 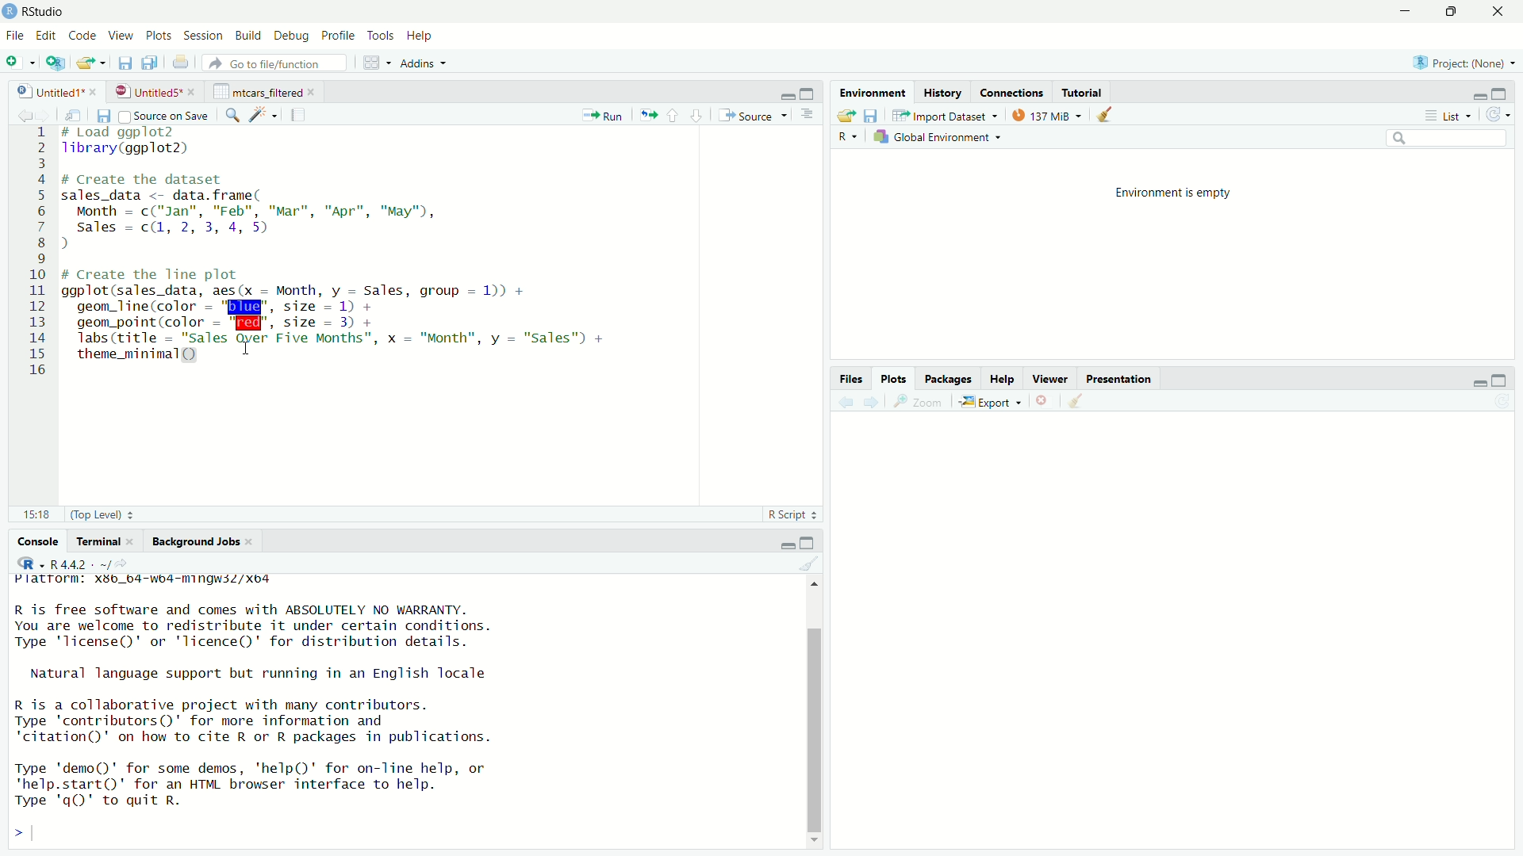 I want to click on environment is empty, so click(x=1173, y=193).